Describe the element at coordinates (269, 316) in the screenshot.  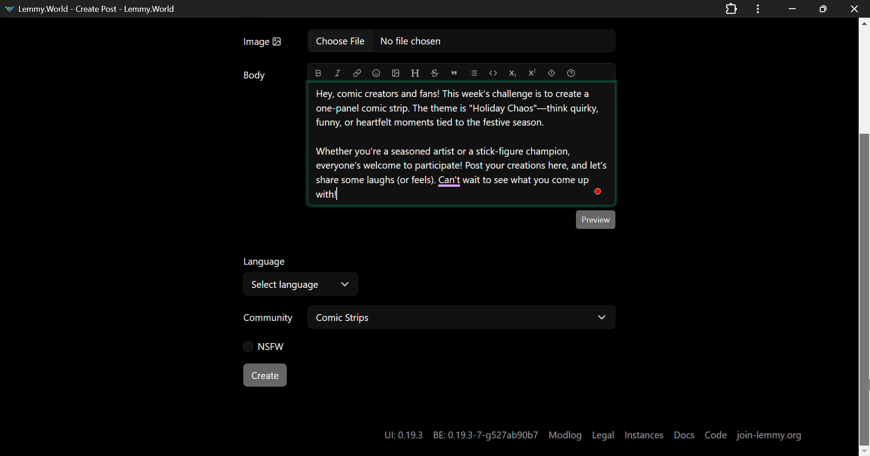
I see `Community` at that location.